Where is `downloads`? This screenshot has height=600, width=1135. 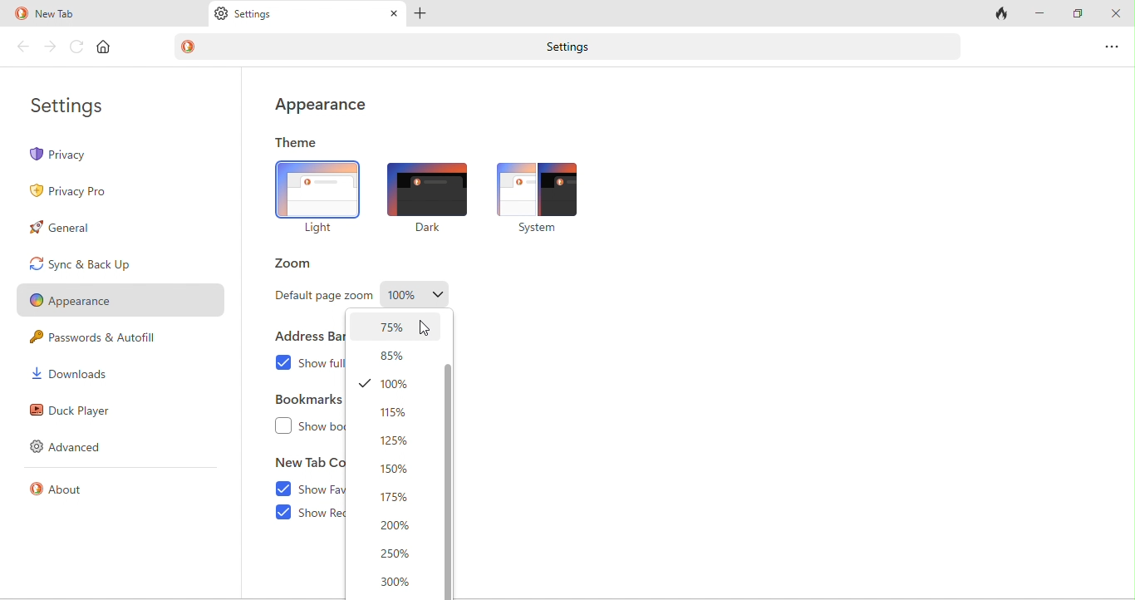 downloads is located at coordinates (70, 374).